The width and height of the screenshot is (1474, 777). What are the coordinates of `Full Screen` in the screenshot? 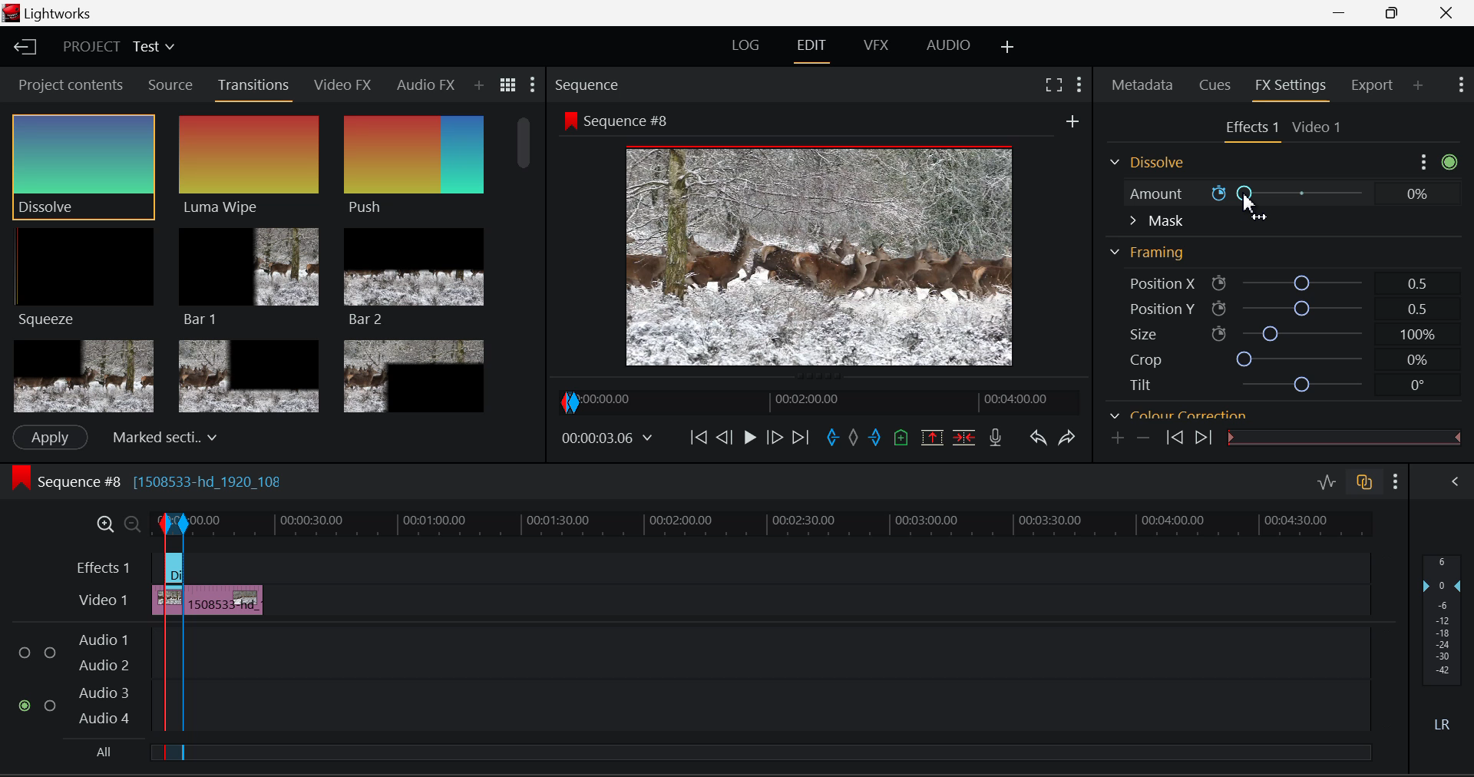 It's located at (1056, 84).